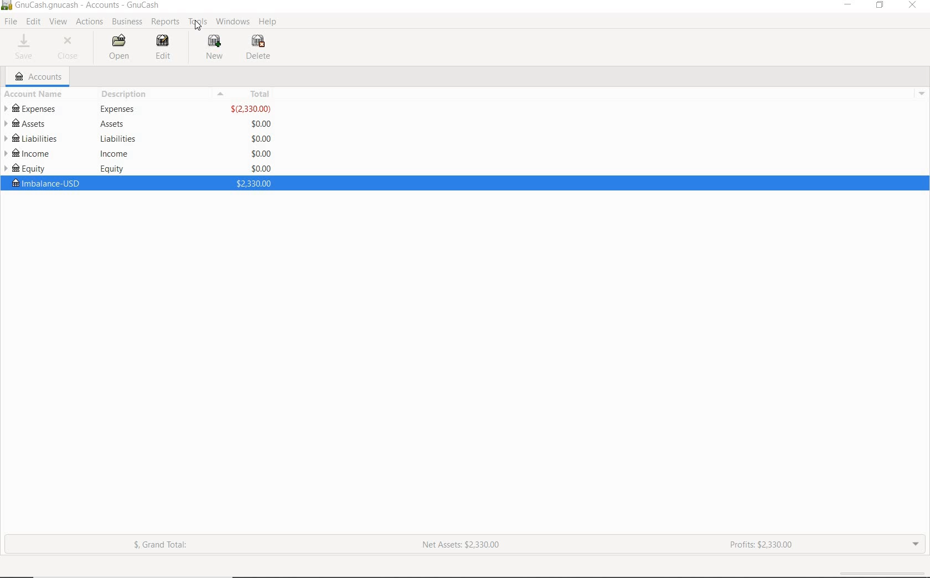 This screenshot has width=930, height=578. I want to click on CLOSE, so click(71, 47).